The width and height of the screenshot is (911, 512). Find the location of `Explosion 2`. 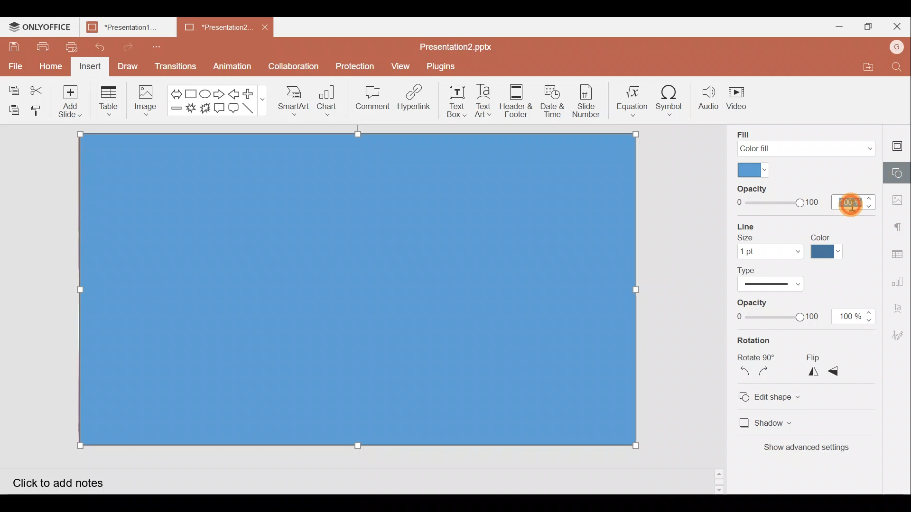

Explosion 2 is located at coordinates (205, 111).